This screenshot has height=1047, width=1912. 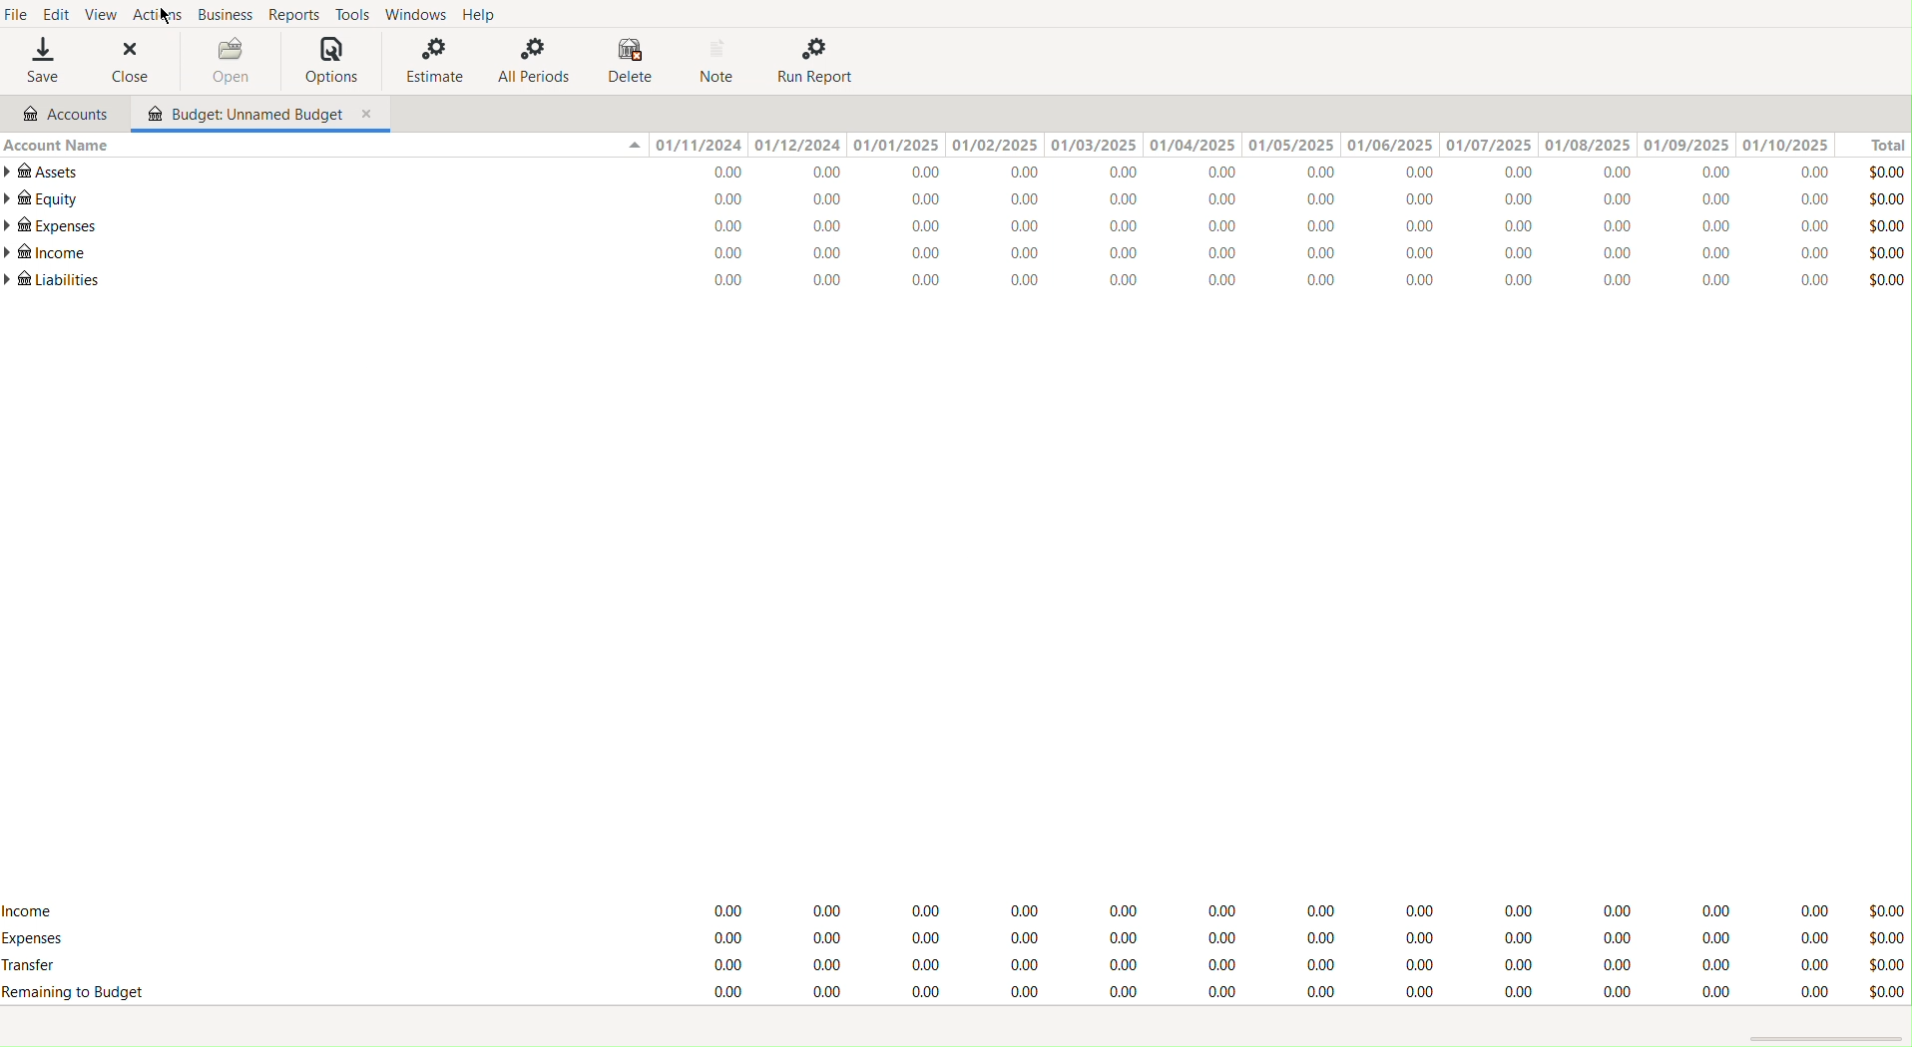 What do you see at coordinates (17, 14) in the screenshot?
I see `File` at bounding box center [17, 14].